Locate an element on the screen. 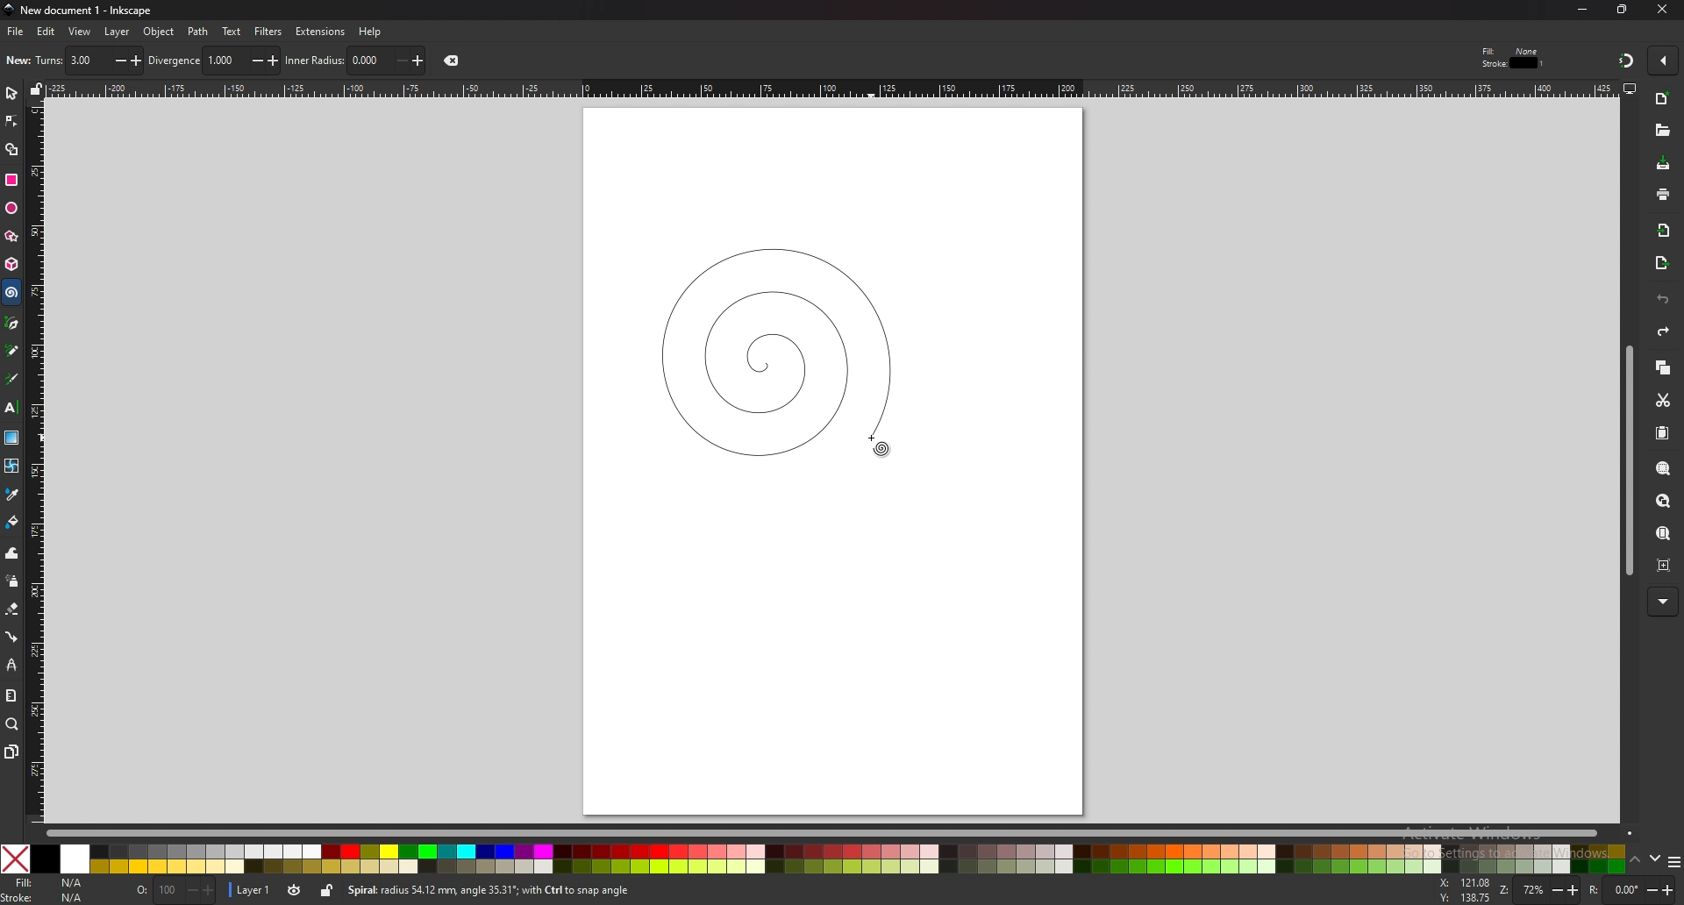 This screenshot has width=1684, height=905. up is located at coordinates (1634, 858).